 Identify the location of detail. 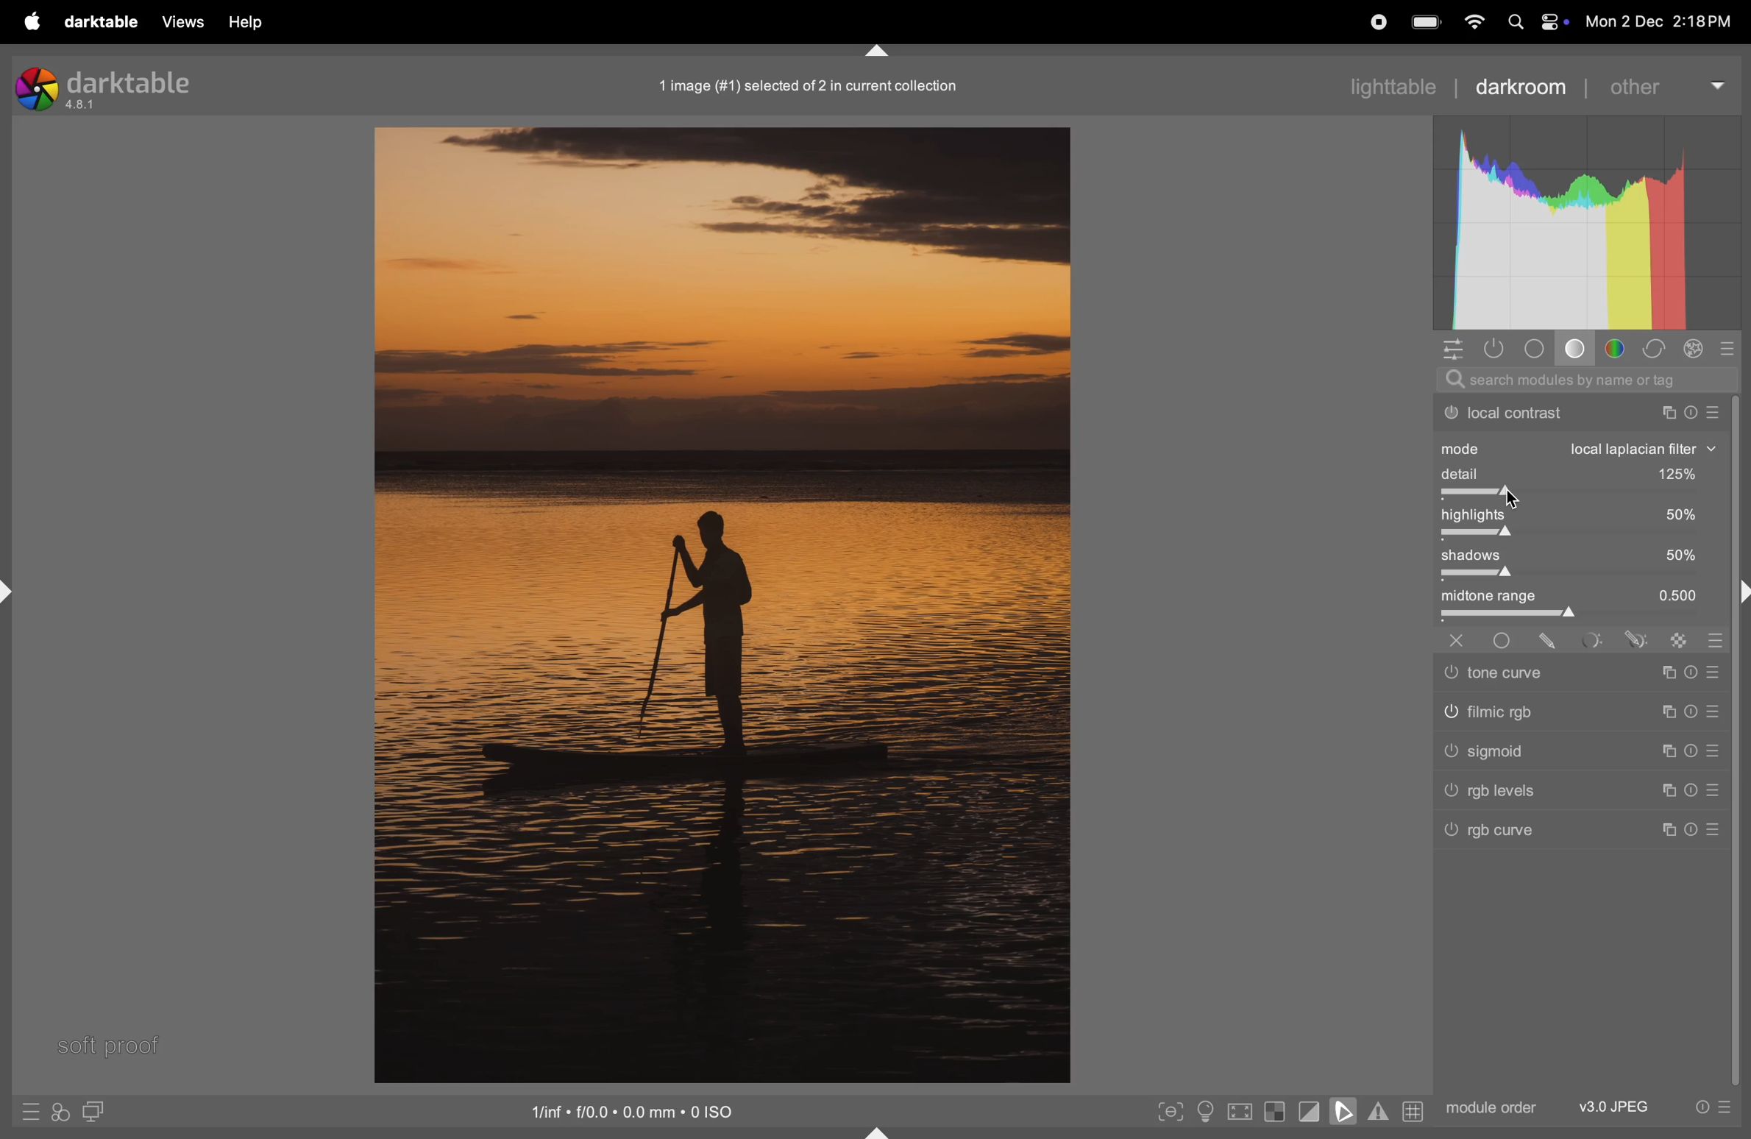
(1577, 472).